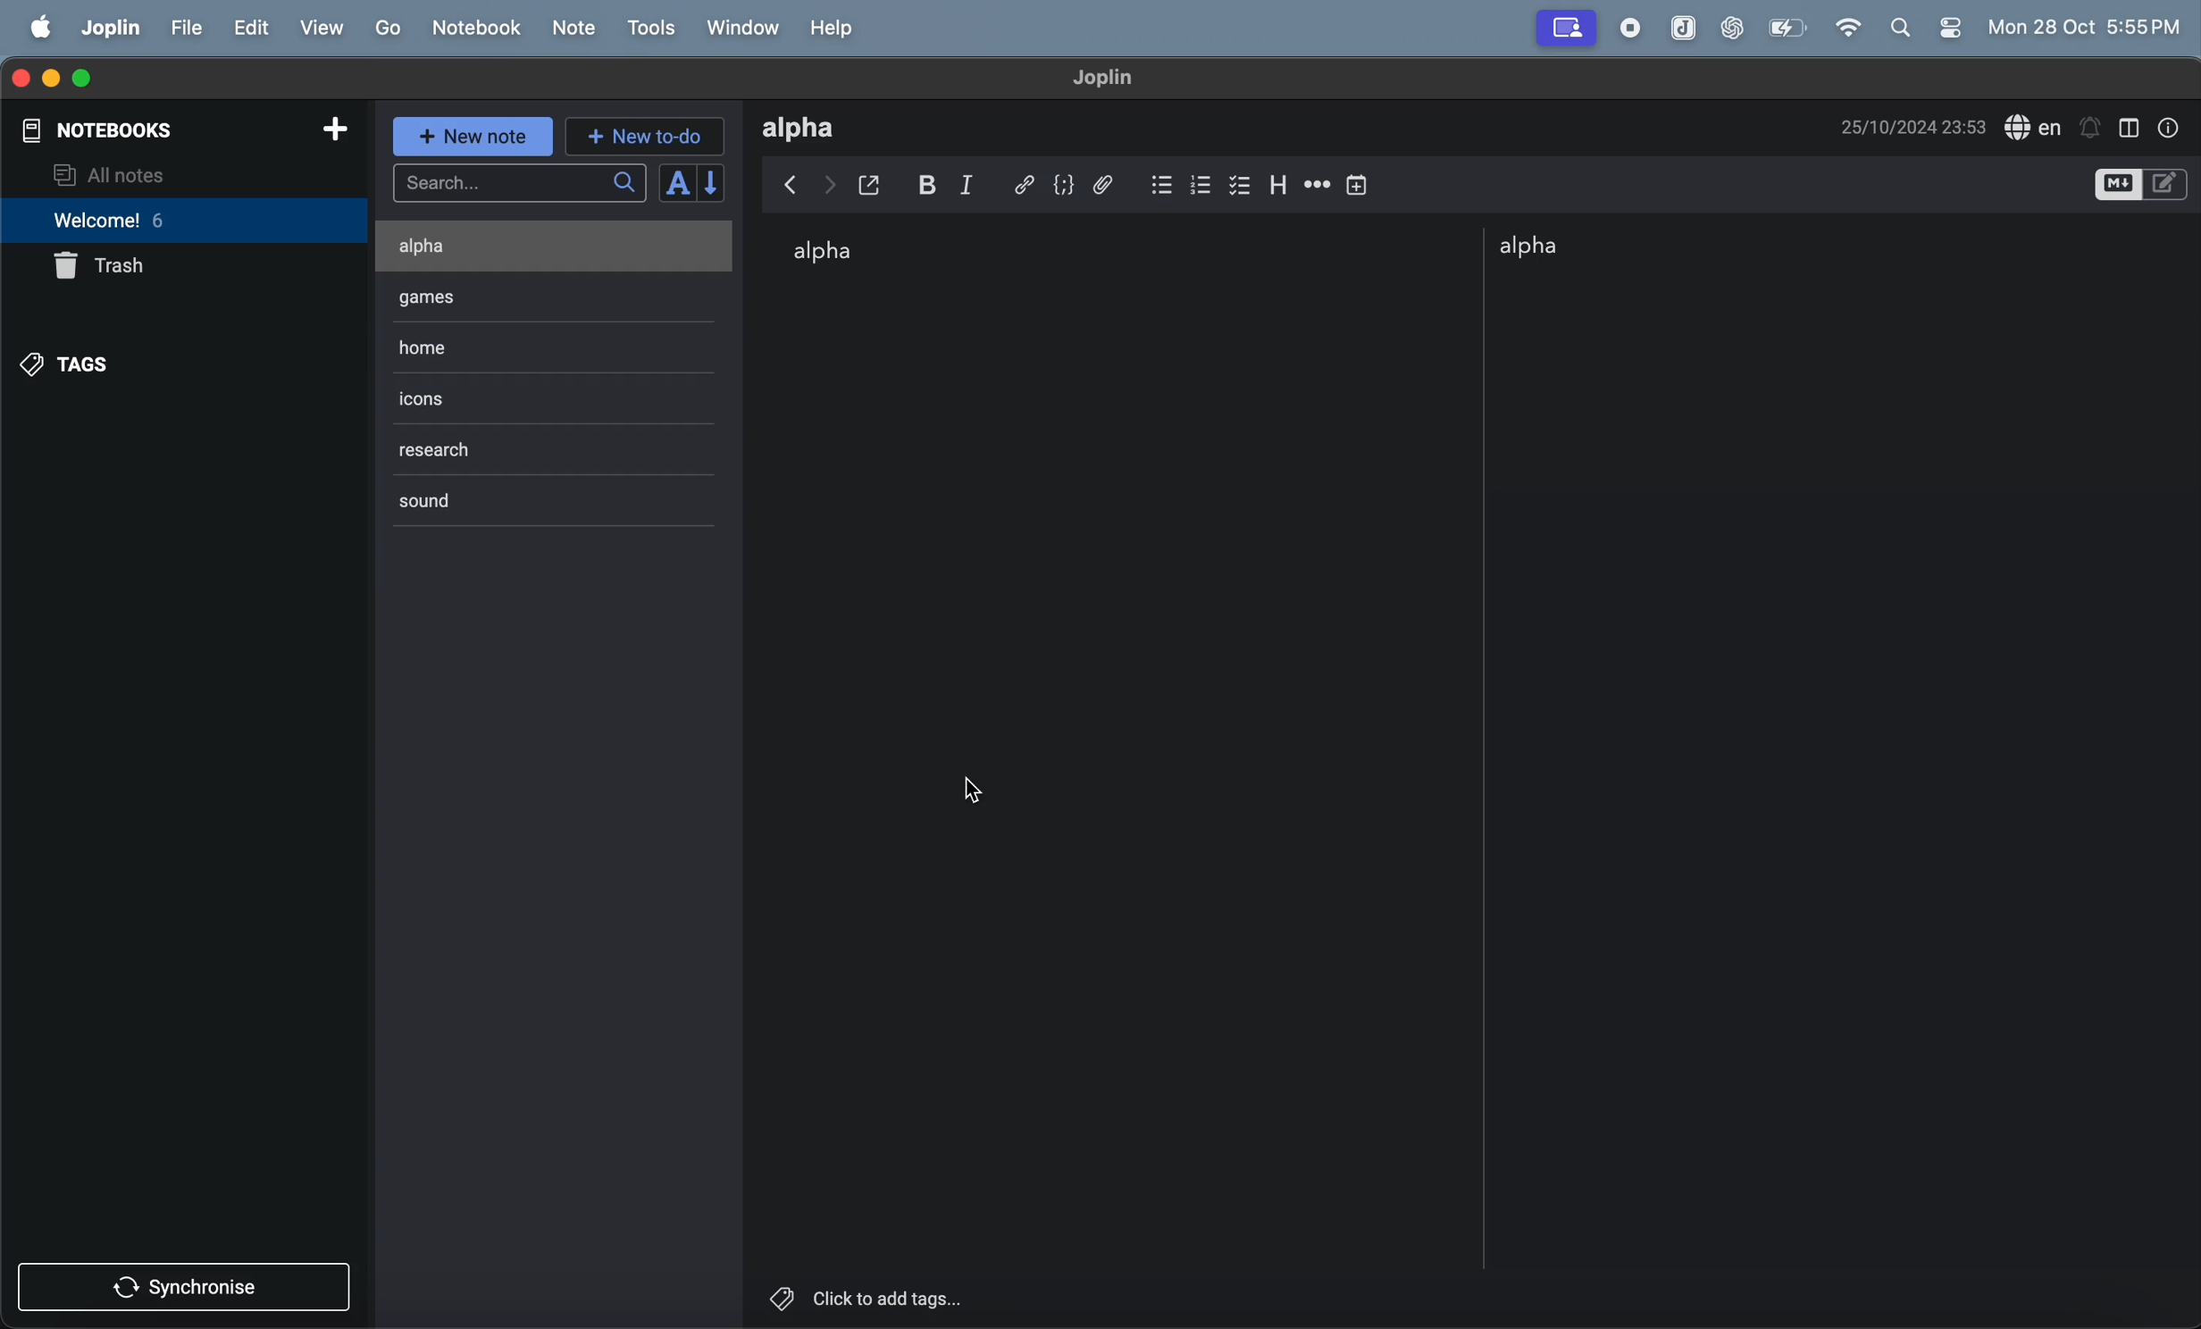  What do you see at coordinates (1160, 180) in the screenshot?
I see `bullet list` at bounding box center [1160, 180].